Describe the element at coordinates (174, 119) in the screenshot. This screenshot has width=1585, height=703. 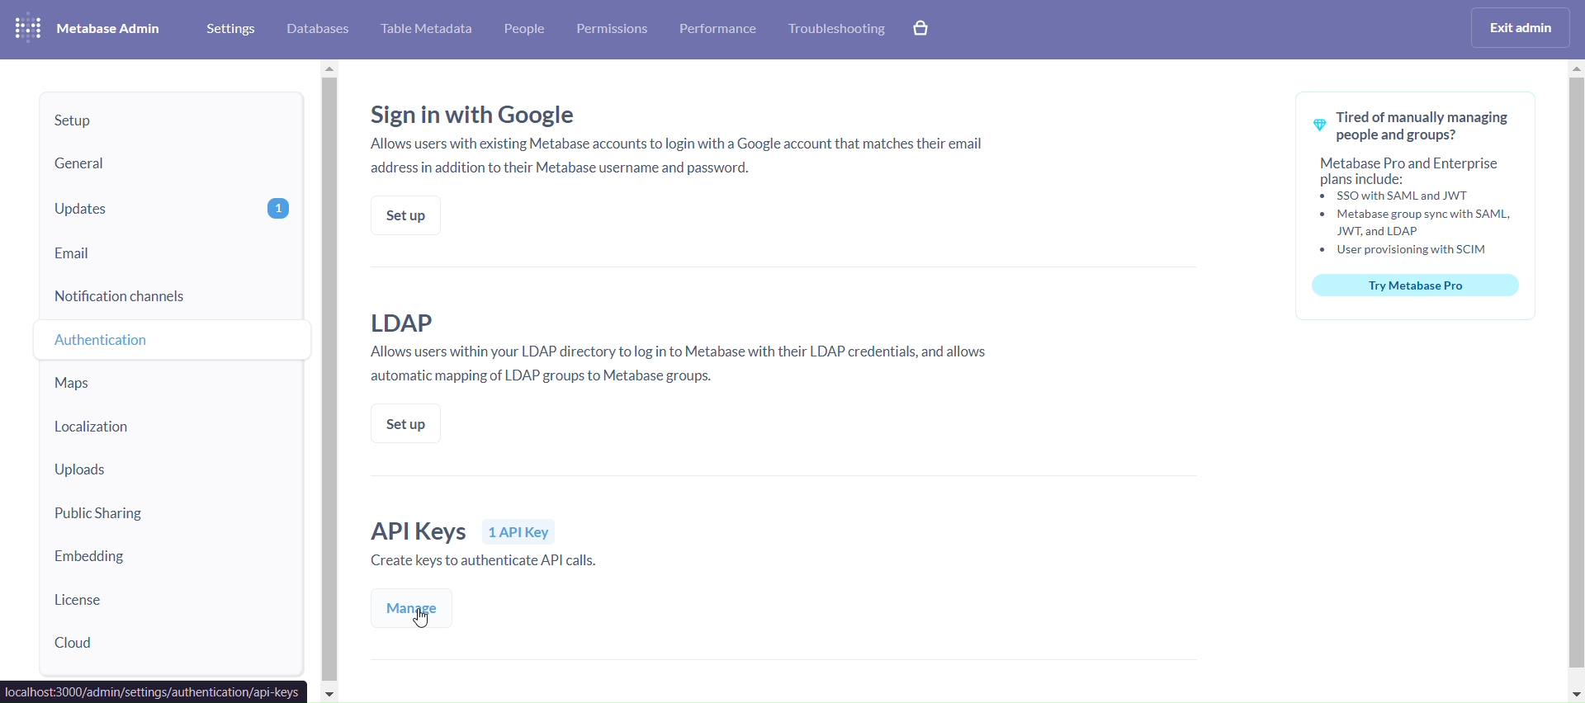
I see `setup` at that location.